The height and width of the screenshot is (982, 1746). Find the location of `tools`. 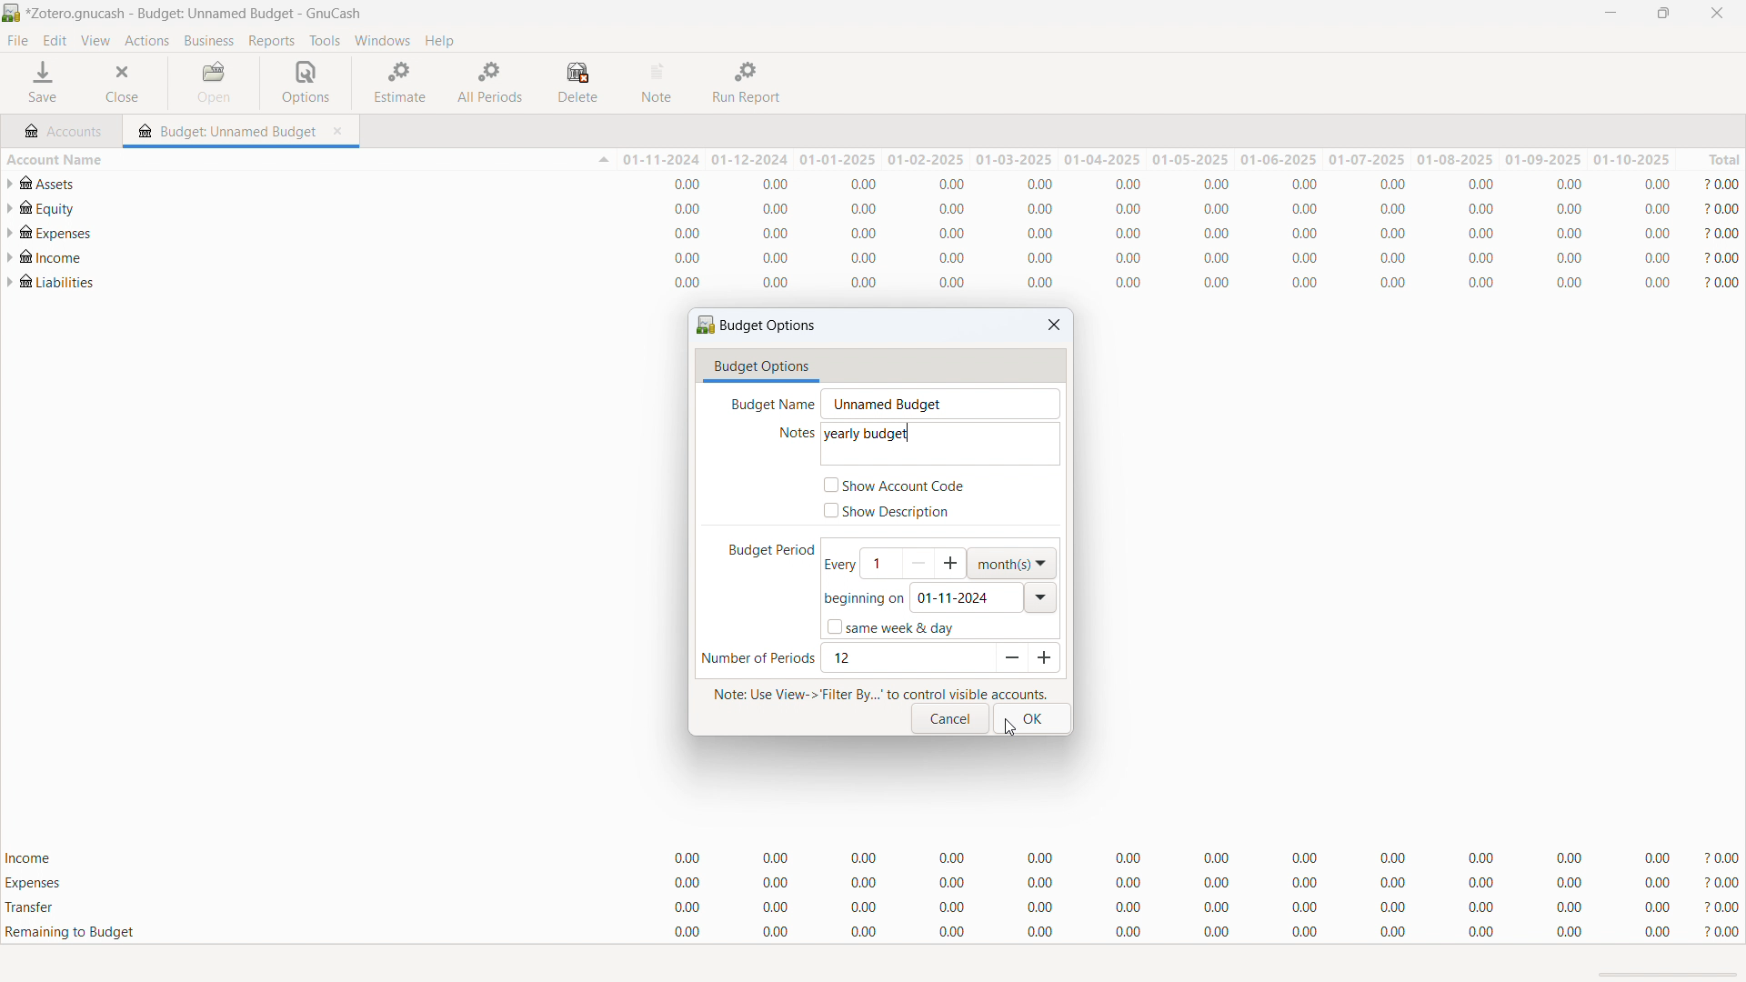

tools is located at coordinates (325, 40).